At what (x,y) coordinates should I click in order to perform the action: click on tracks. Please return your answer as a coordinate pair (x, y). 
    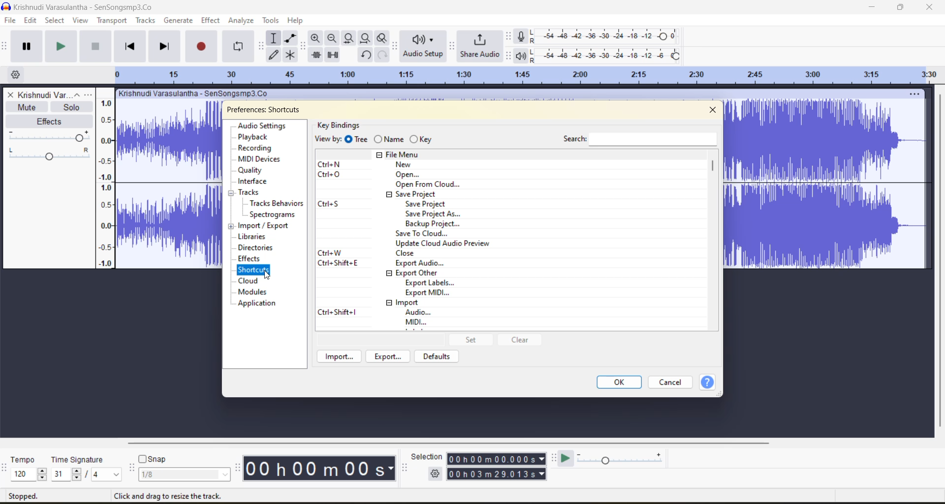
    Looking at the image, I should click on (254, 193).